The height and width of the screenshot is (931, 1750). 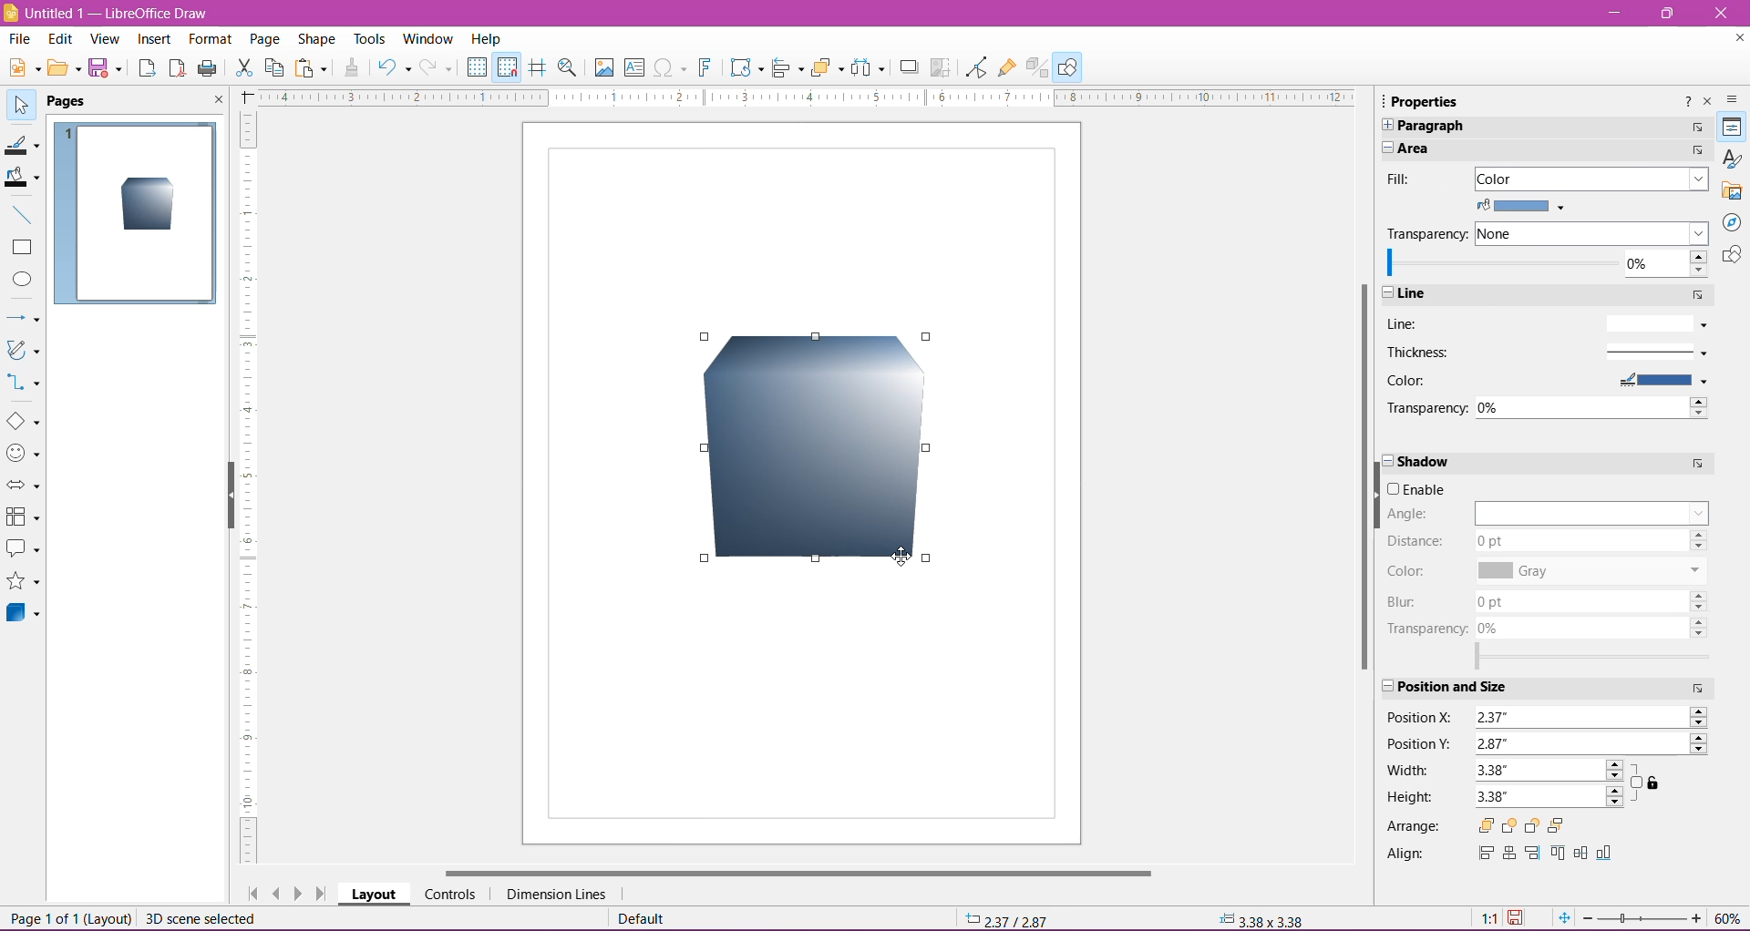 I want to click on More Options, so click(x=1695, y=464).